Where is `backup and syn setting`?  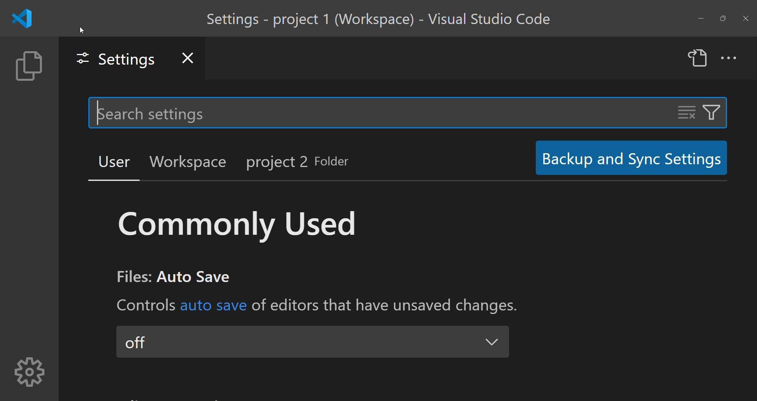 backup and syn setting is located at coordinates (627, 158).